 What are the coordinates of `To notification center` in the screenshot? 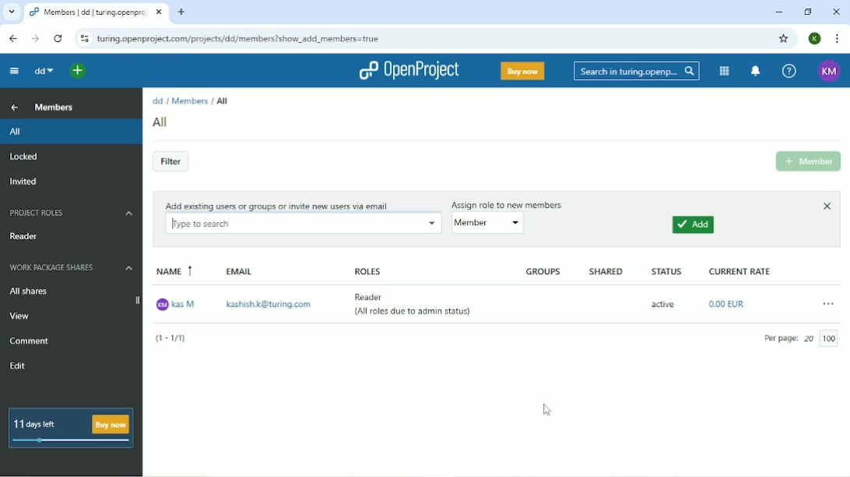 It's located at (754, 71).